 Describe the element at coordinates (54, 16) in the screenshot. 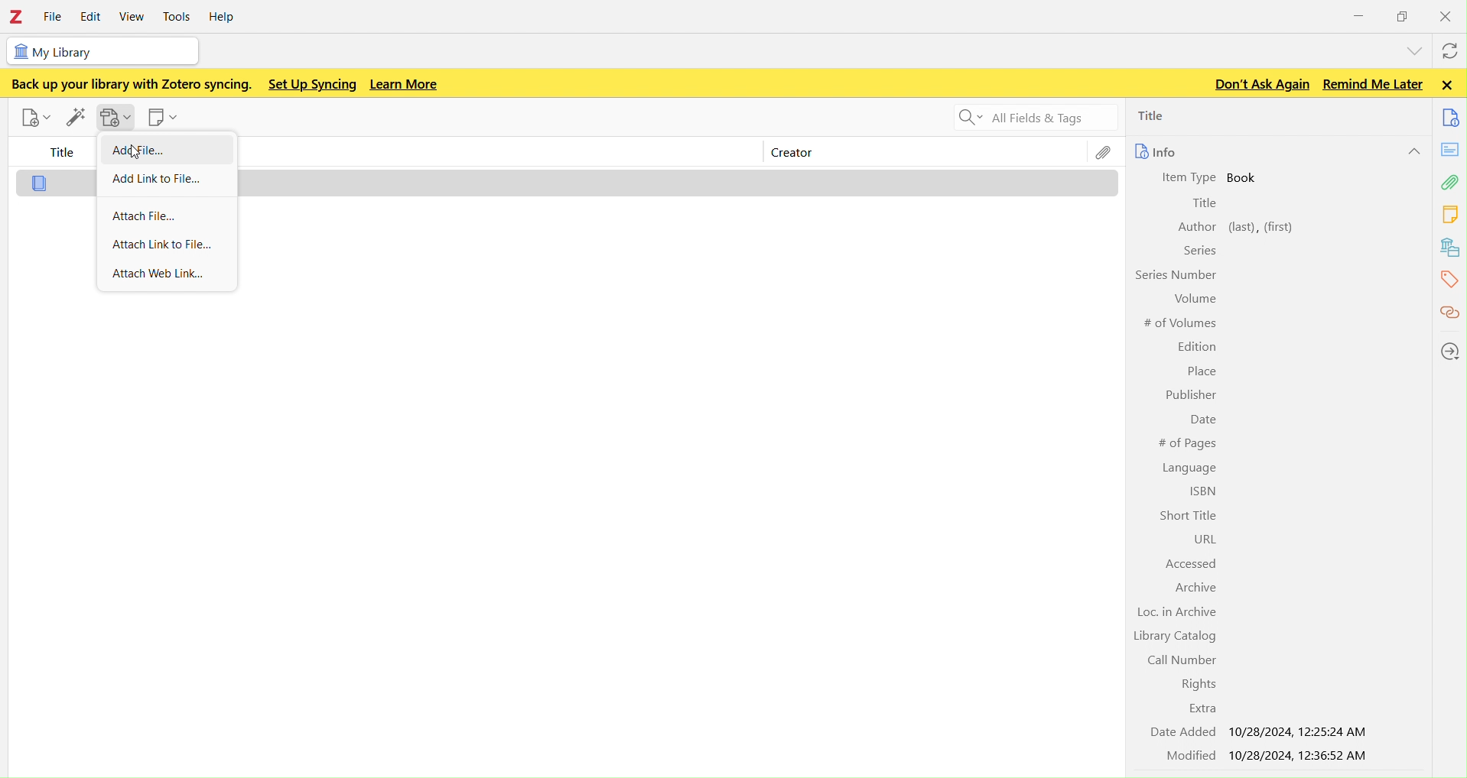

I see `file` at that location.